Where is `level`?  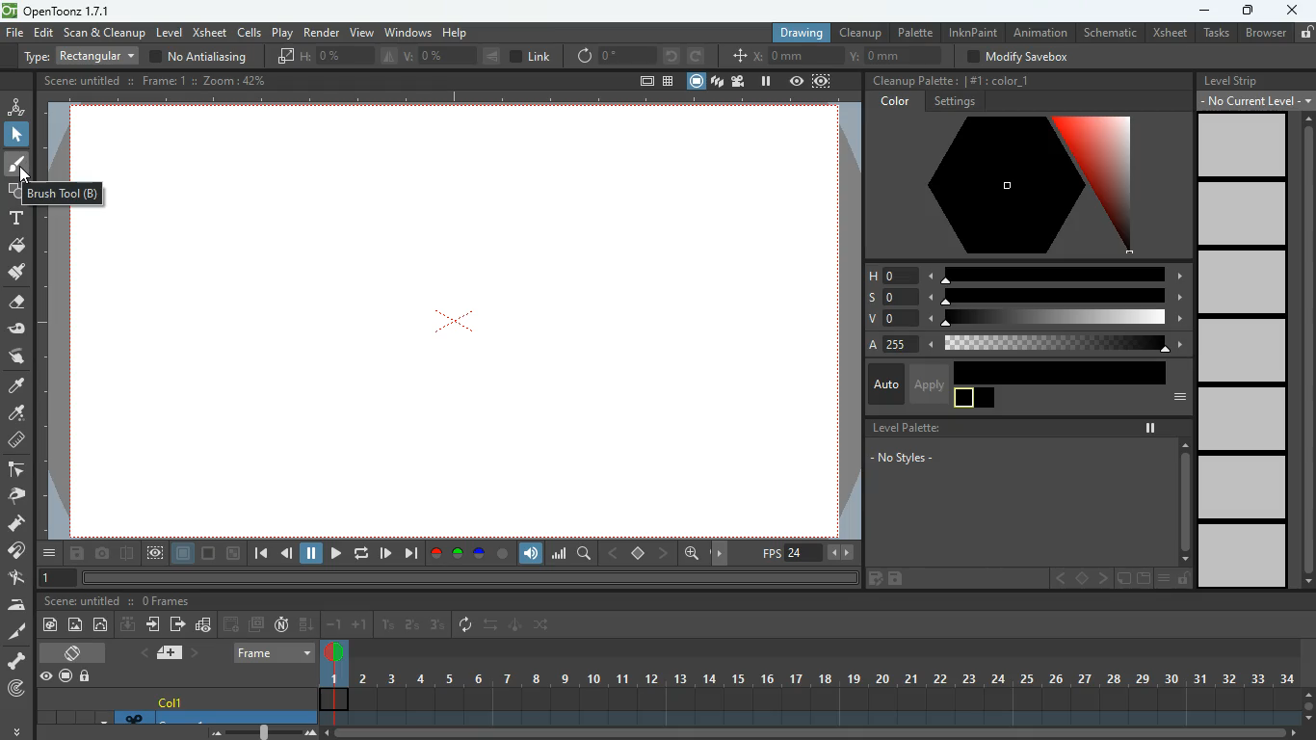
level is located at coordinates (1244, 488).